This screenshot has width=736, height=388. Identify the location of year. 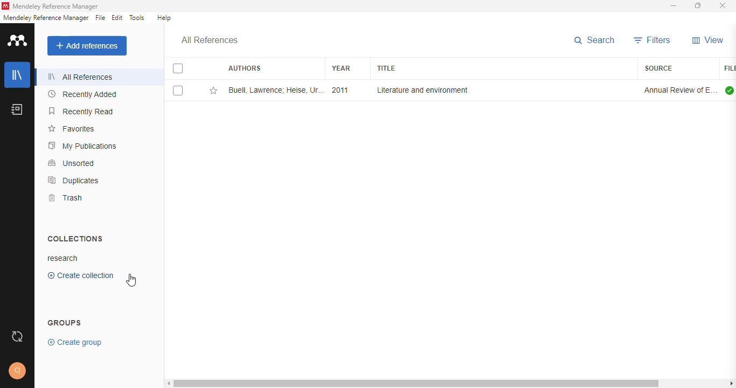
(341, 68).